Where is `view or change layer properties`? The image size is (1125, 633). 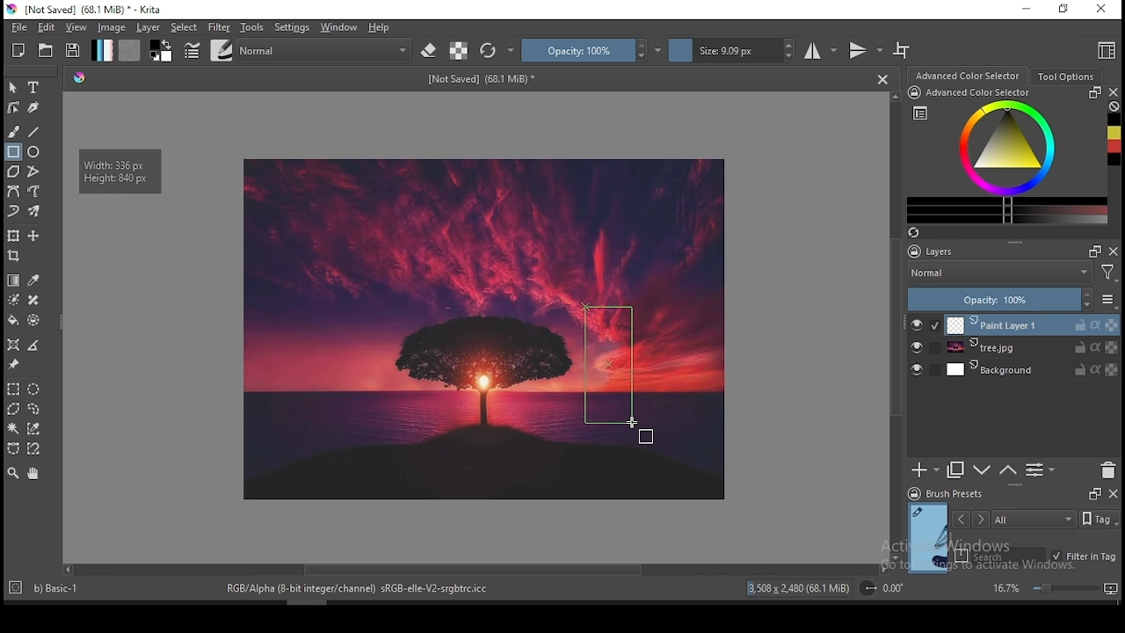
view or change layer properties is located at coordinates (1041, 470).